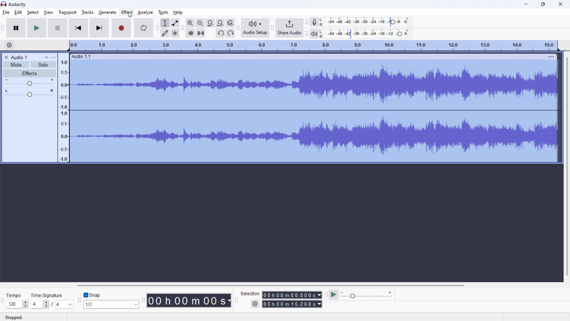 The image size is (570, 321). What do you see at coordinates (191, 33) in the screenshot?
I see `trim audio outside selection` at bounding box center [191, 33].